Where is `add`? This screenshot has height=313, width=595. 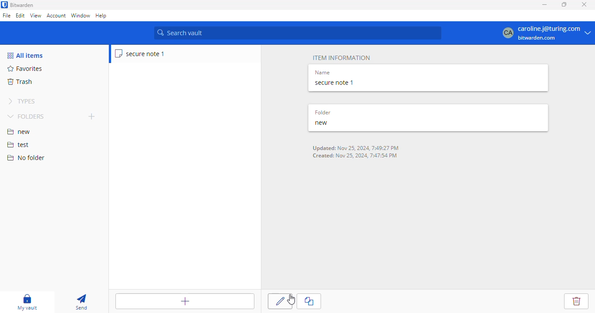
add is located at coordinates (92, 116).